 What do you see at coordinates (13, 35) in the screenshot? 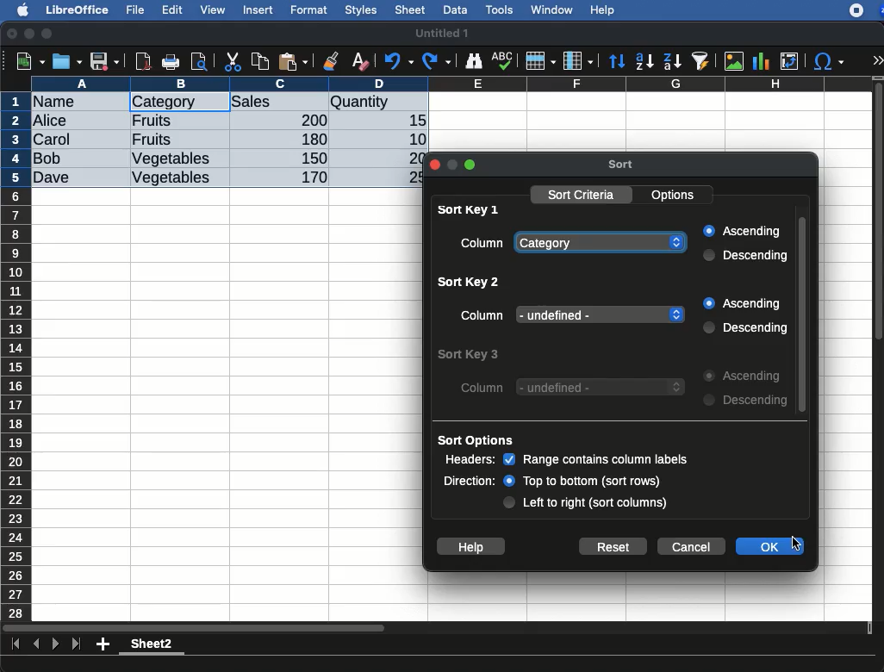
I see `close` at bounding box center [13, 35].